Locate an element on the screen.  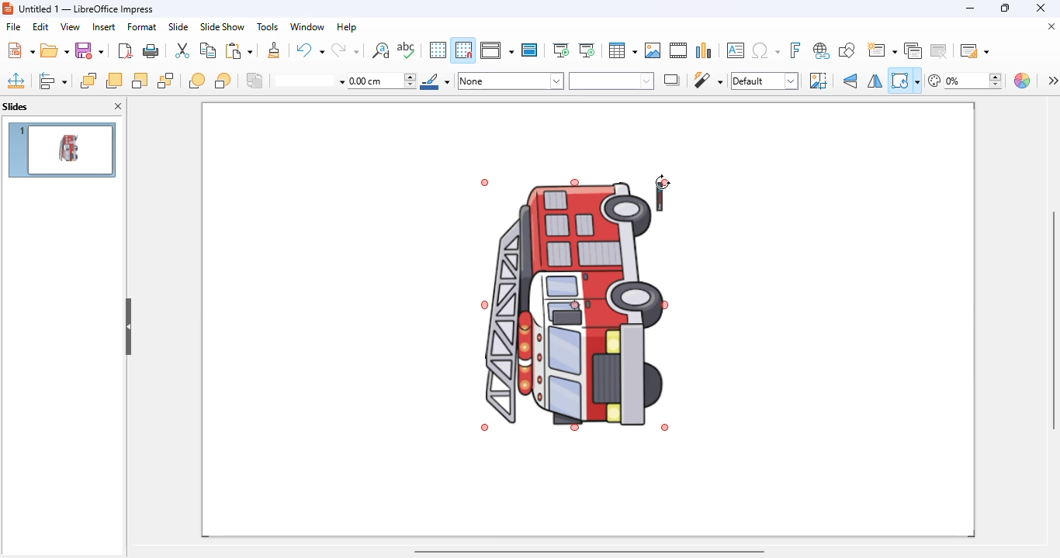
insert is located at coordinates (104, 27).